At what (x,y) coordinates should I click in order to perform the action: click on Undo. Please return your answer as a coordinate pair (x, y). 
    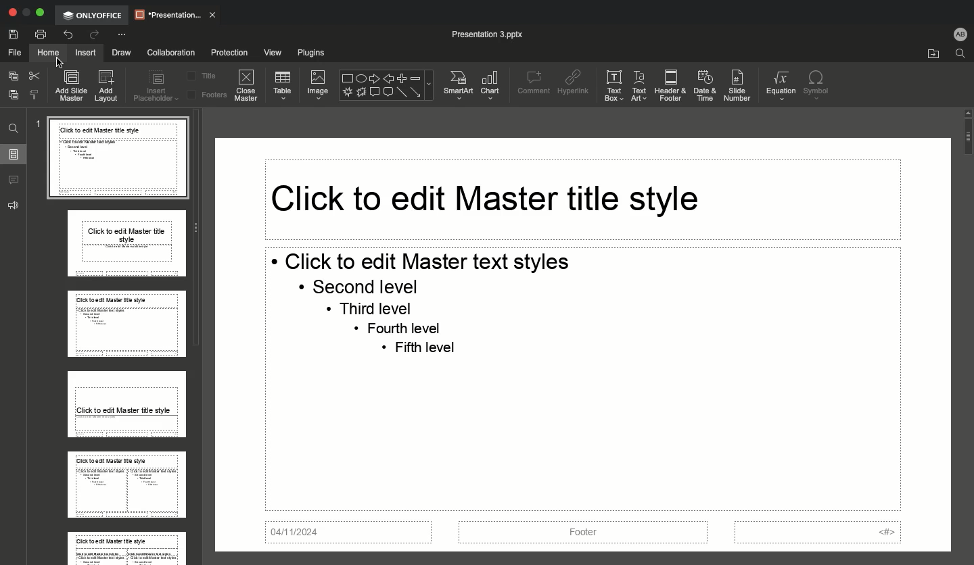
    Looking at the image, I should click on (69, 34).